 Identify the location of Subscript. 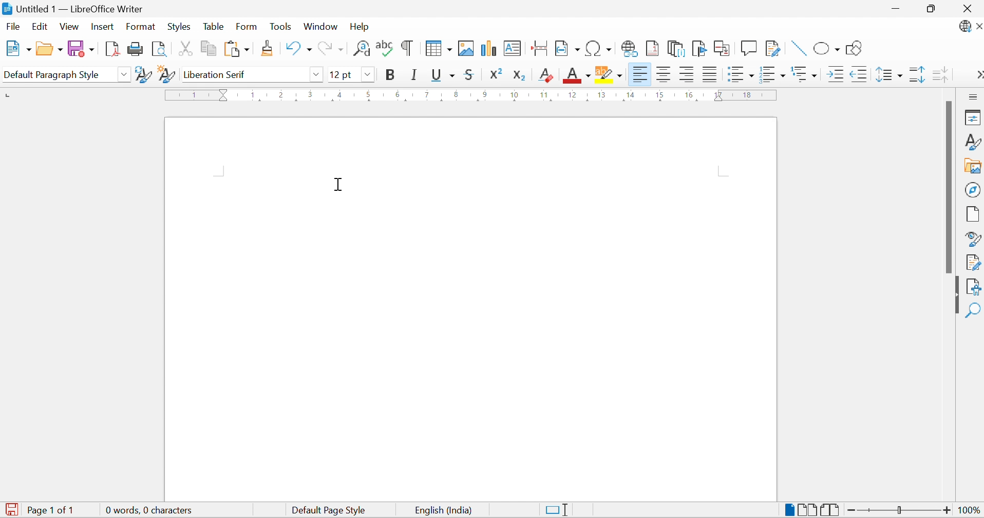
(522, 75).